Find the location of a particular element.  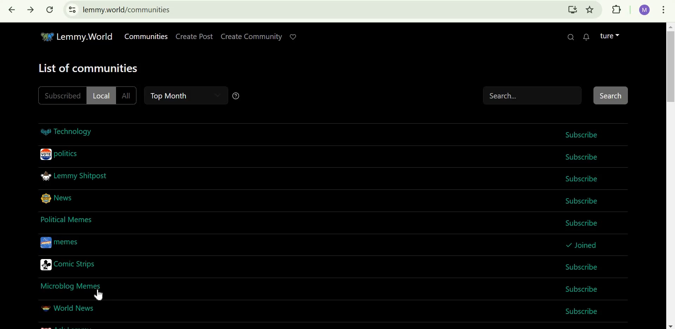

Extensions is located at coordinates (616, 9).